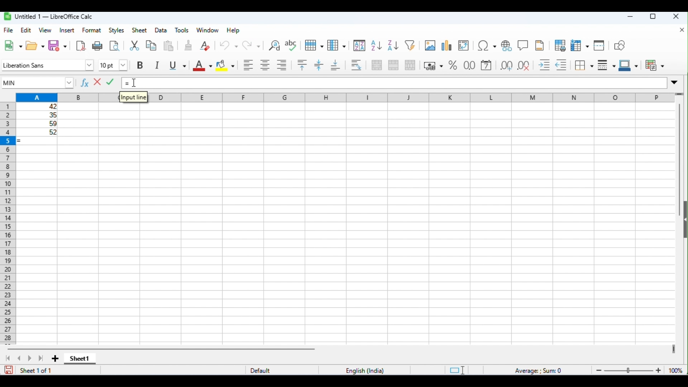 The height and width of the screenshot is (387, 688). I want to click on format, so click(92, 30).